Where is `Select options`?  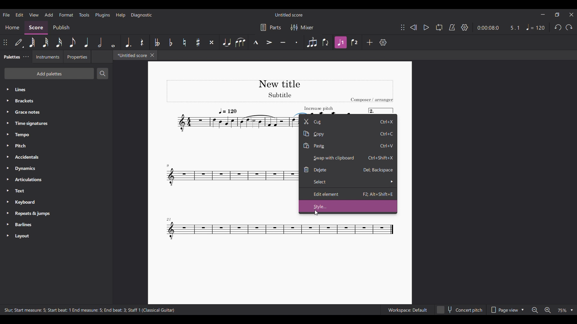 Select options is located at coordinates (348, 182).